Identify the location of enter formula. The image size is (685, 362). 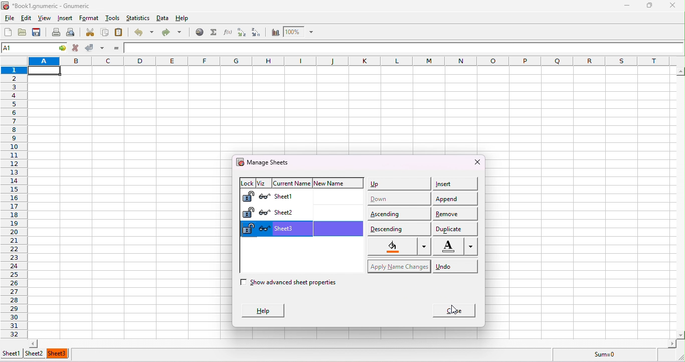
(114, 48).